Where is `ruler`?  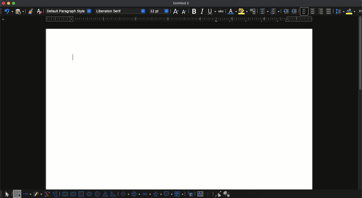
ruler is located at coordinates (178, 19).